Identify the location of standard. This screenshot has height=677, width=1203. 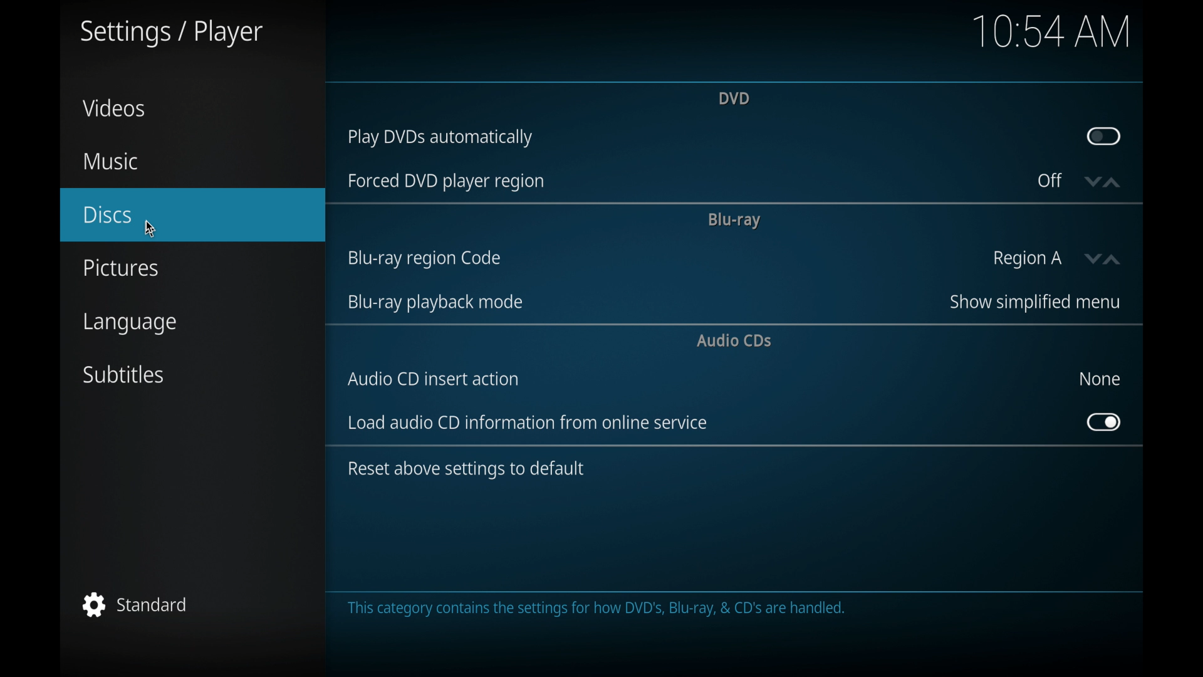
(135, 604).